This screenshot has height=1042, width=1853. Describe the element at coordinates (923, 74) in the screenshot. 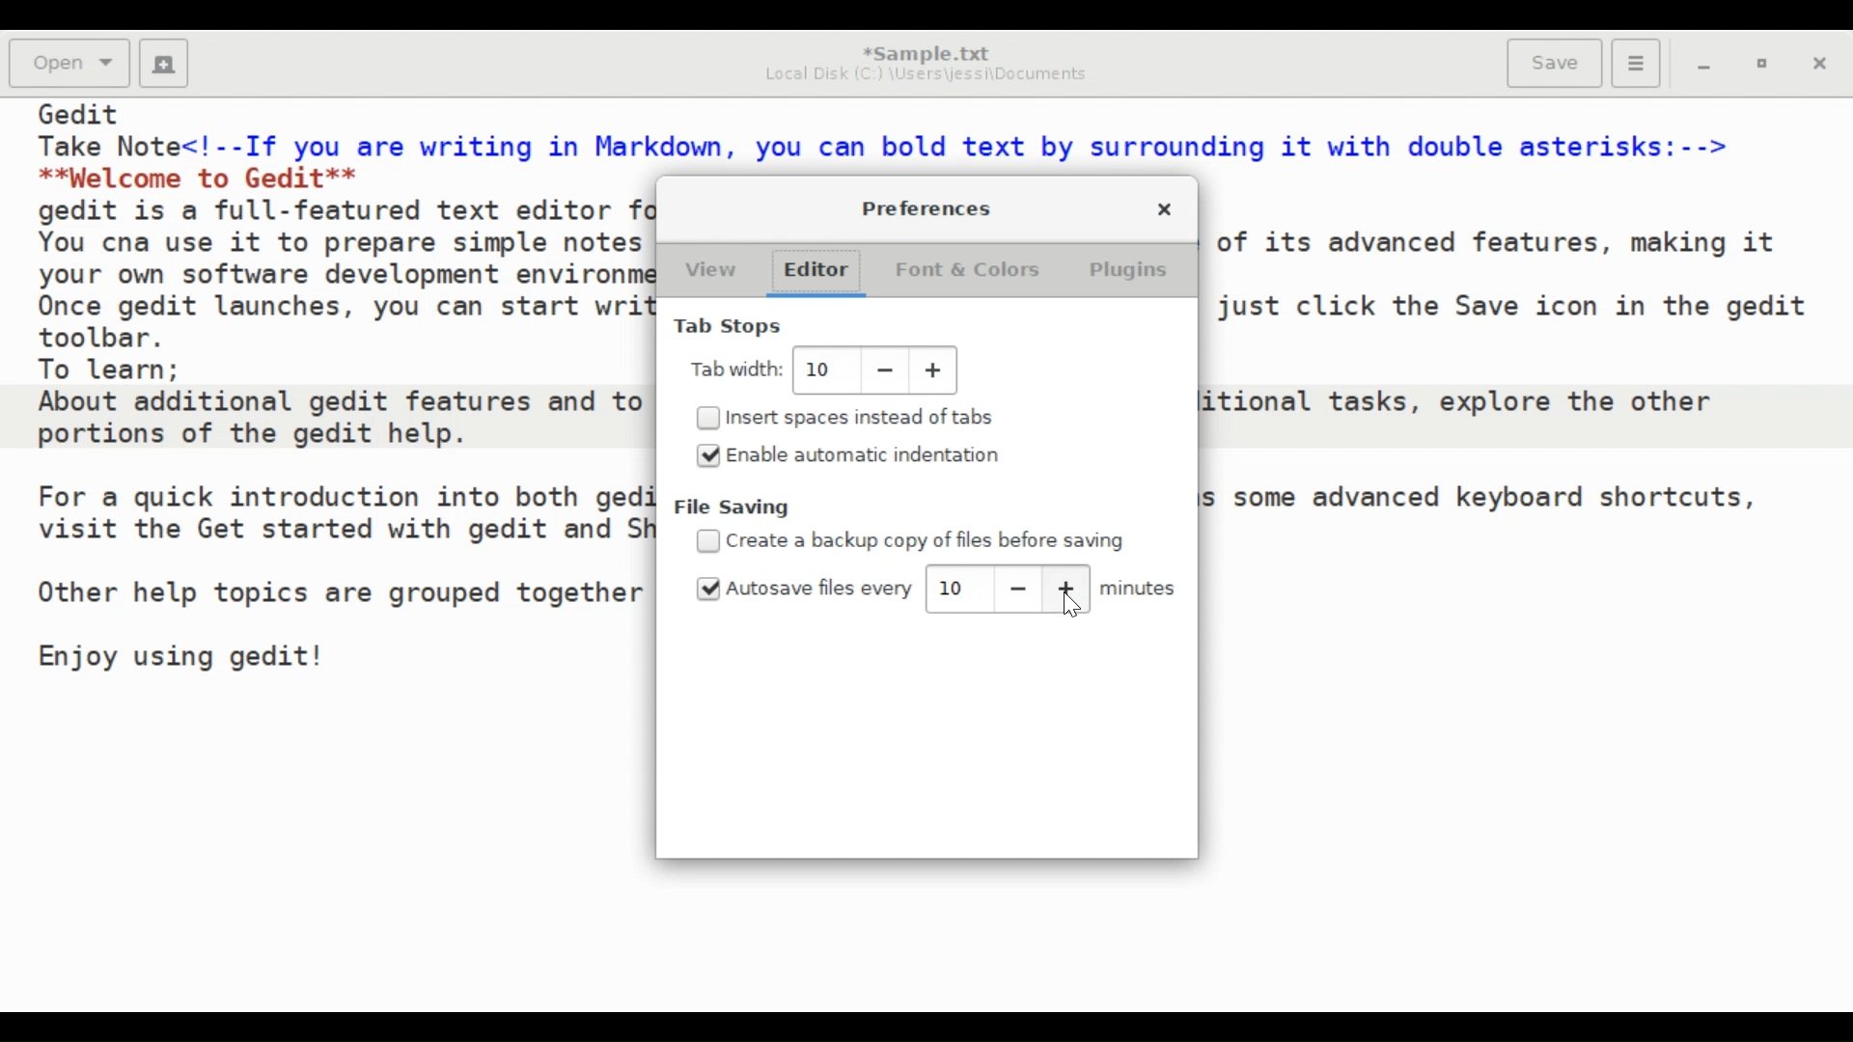

I see `Local Disk (C2) \Users\jessi\Documents` at that location.